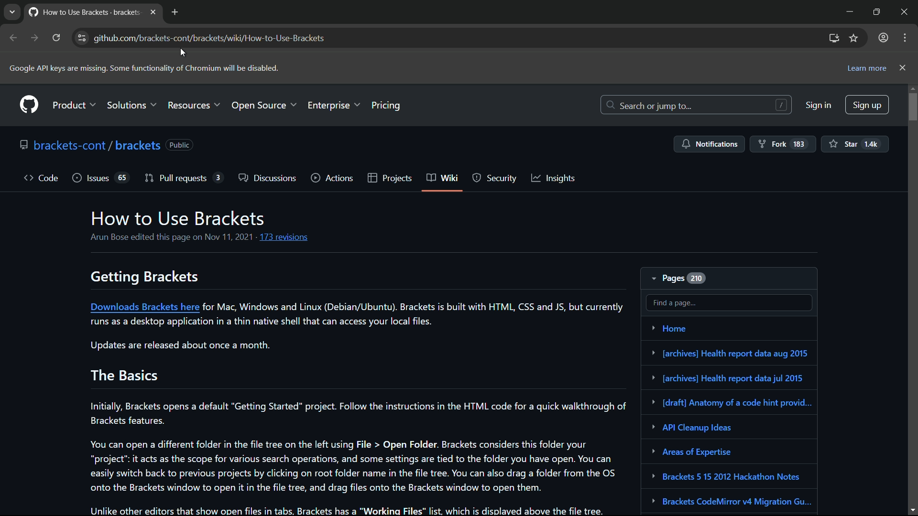  I want to click on minimize, so click(848, 12).